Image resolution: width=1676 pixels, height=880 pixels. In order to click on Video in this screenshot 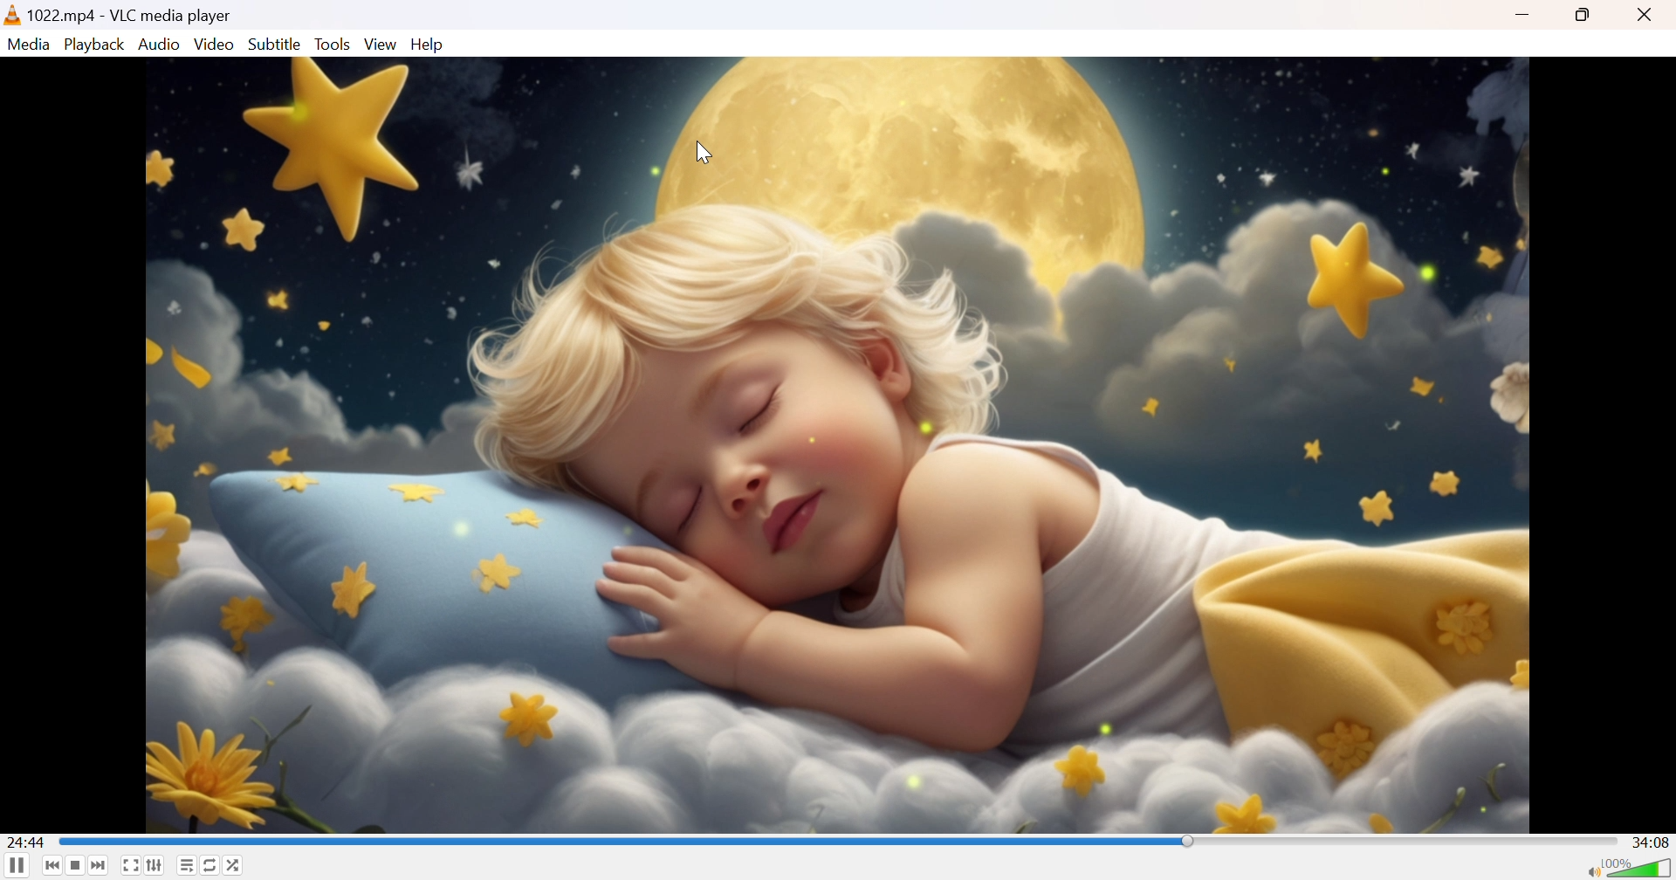, I will do `click(214, 45)`.